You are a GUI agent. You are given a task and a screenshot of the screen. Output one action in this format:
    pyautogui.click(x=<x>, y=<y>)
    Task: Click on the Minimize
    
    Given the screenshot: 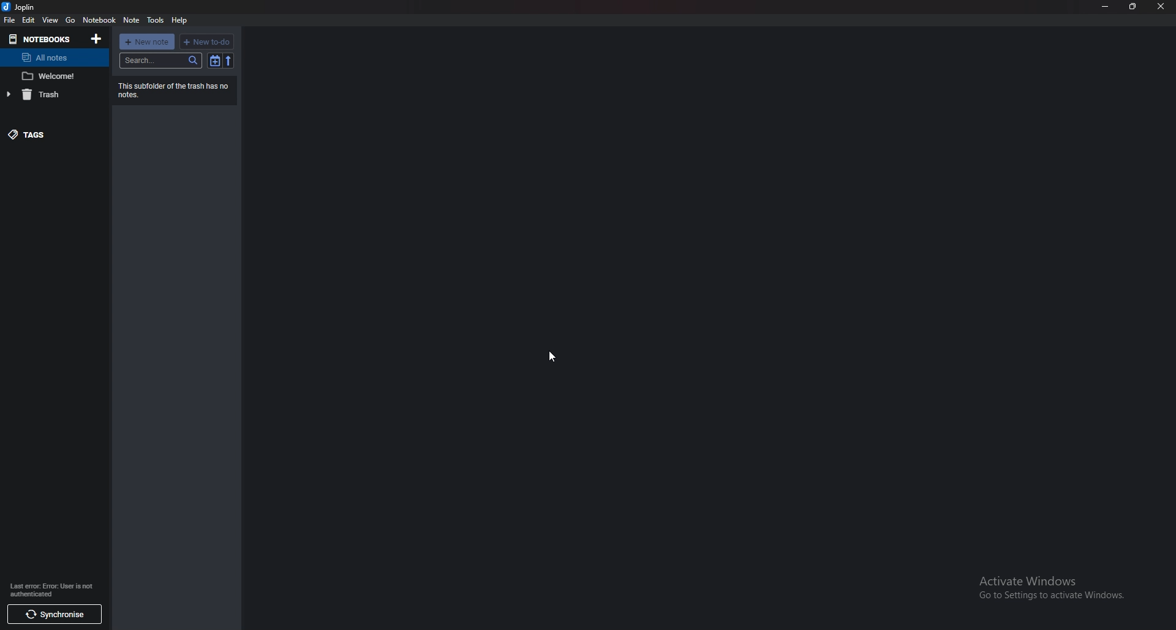 What is the action you would take?
    pyautogui.click(x=1106, y=7)
    